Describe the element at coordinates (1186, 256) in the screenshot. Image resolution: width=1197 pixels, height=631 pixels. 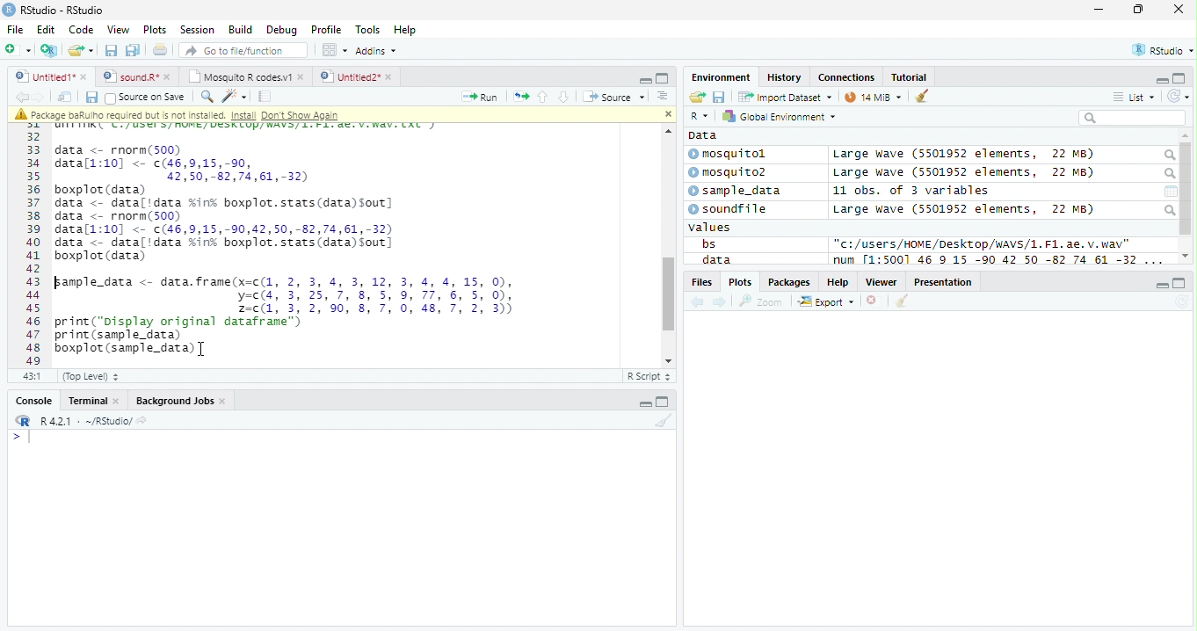
I see `scroll down` at that location.